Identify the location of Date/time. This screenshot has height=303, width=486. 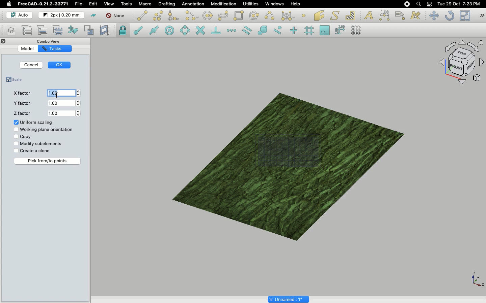
(459, 4).